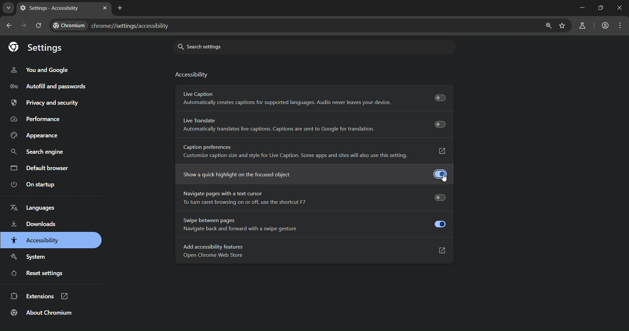  I want to click on search settings, so click(256, 46).